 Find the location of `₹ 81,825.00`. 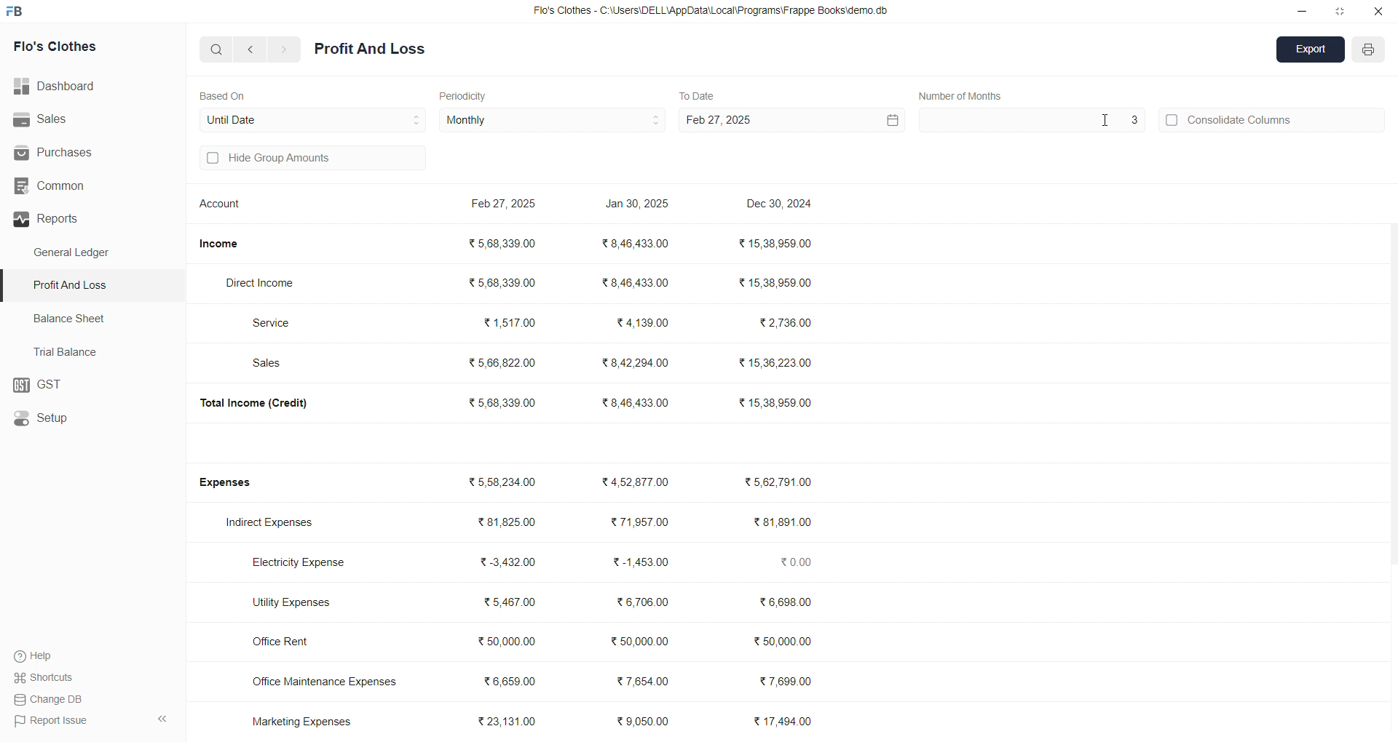

₹ 81,825.00 is located at coordinates (507, 522).